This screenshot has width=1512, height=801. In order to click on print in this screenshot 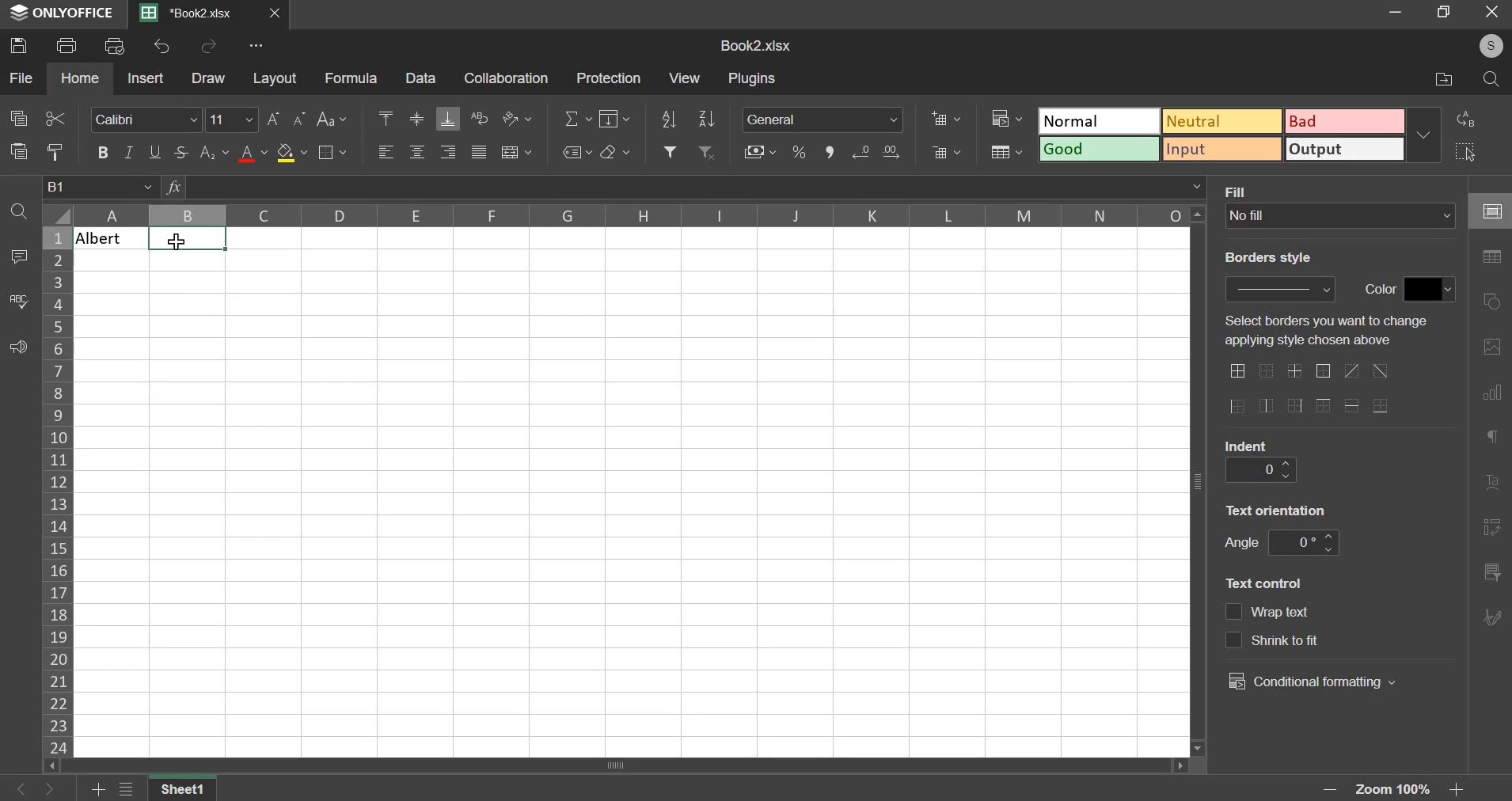, I will do `click(67, 44)`.